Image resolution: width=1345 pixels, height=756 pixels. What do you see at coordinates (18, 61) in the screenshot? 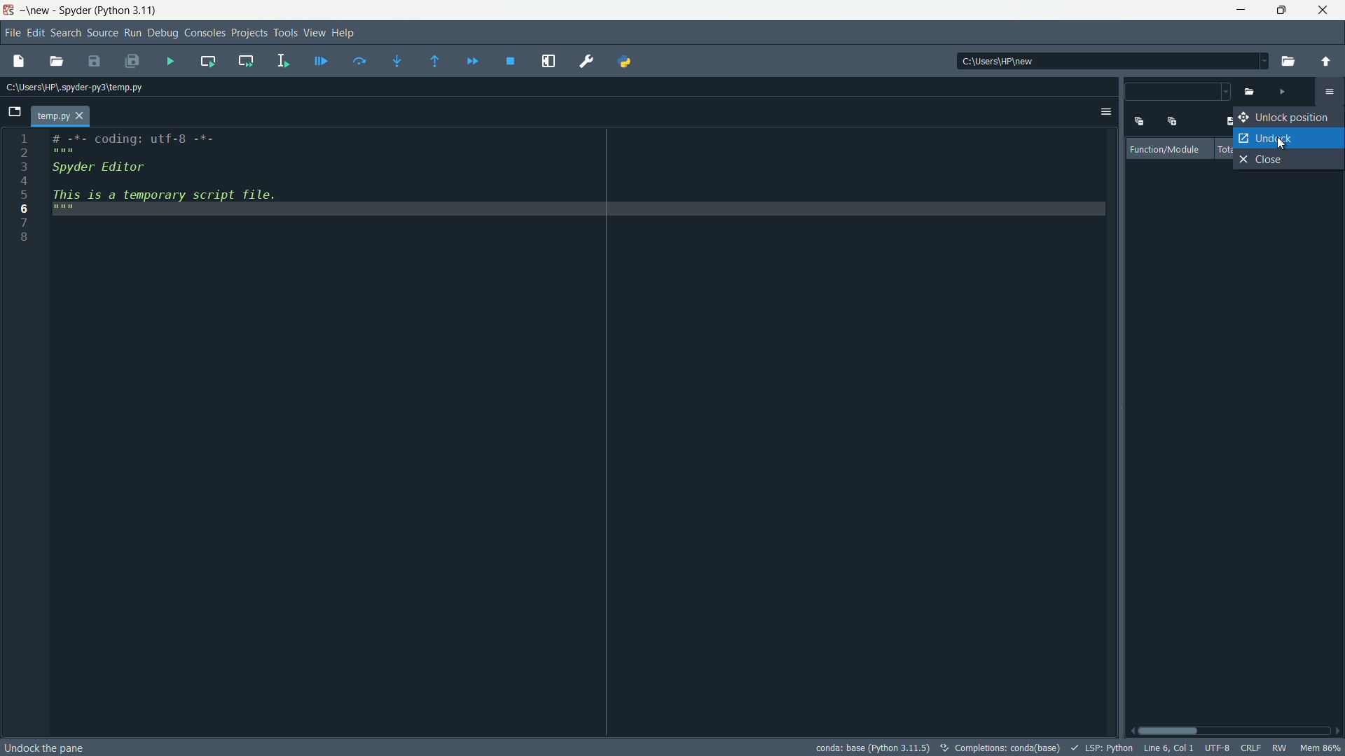
I see `new file` at bounding box center [18, 61].